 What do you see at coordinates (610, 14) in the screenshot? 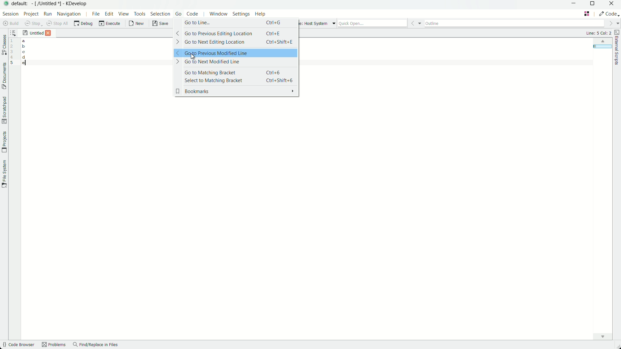
I see `execute actions to change the area` at bounding box center [610, 14].